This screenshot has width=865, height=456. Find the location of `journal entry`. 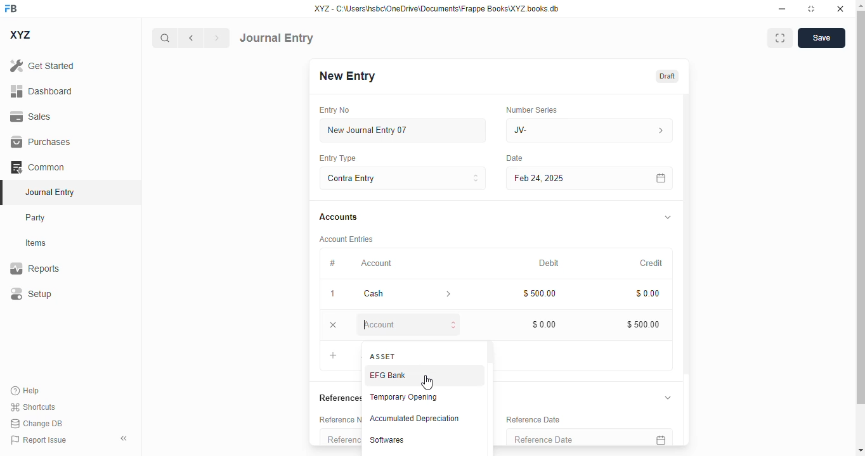

journal entry is located at coordinates (51, 192).